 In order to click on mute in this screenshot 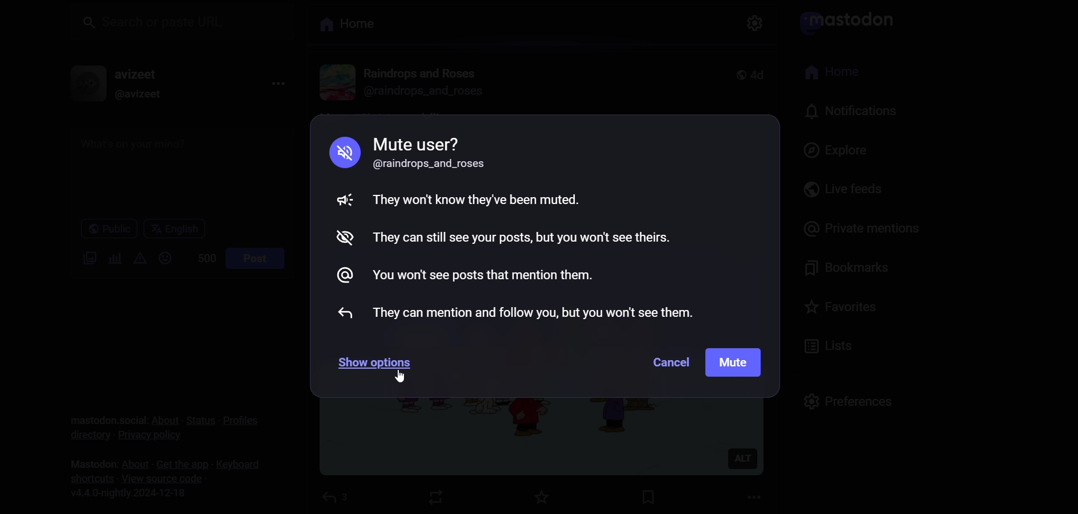, I will do `click(734, 362)`.